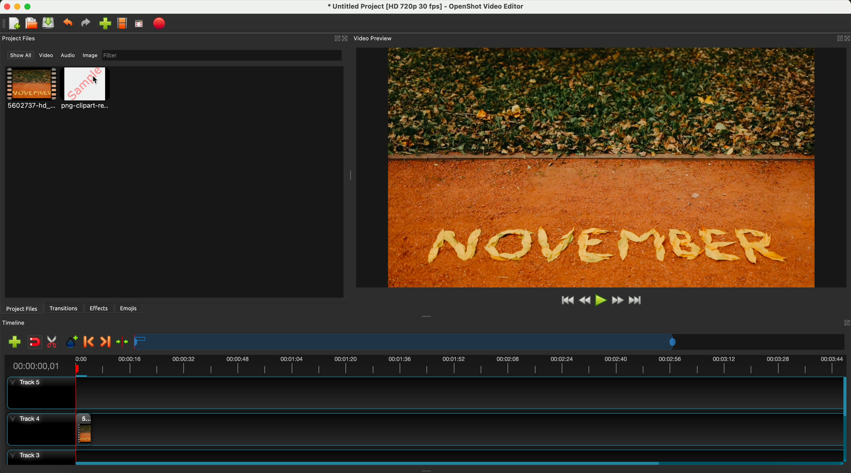  What do you see at coordinates (94, 79) in the screenshot?
I see `Cursor` at bounding box center [94, 79].